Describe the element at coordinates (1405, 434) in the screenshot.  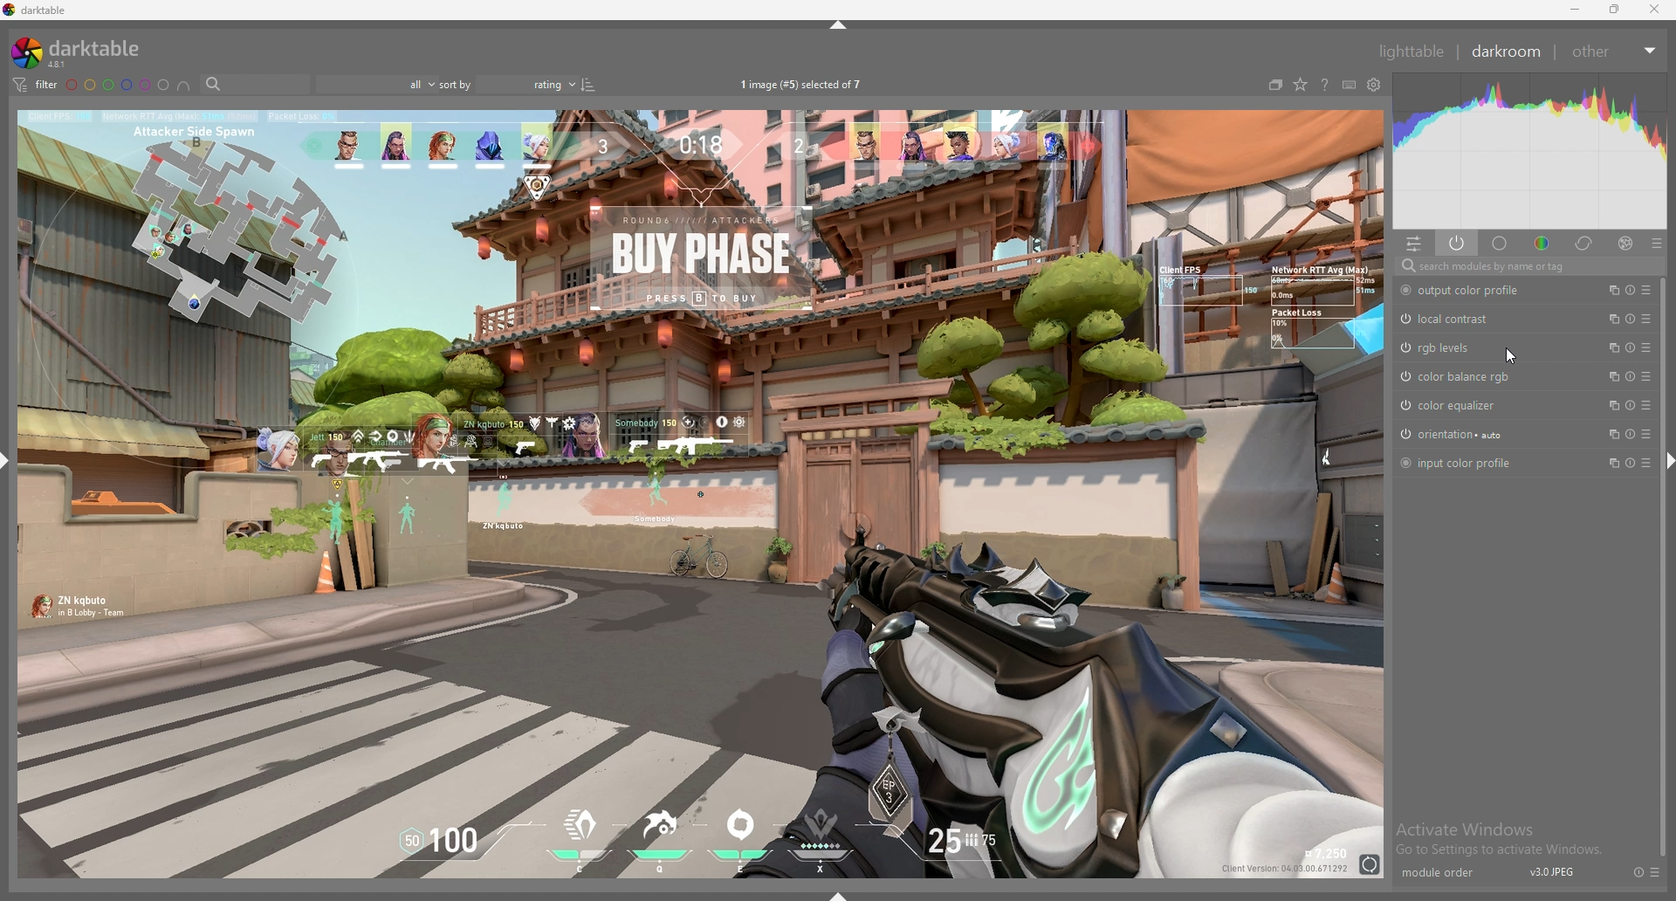
I see `switched on` at that location.